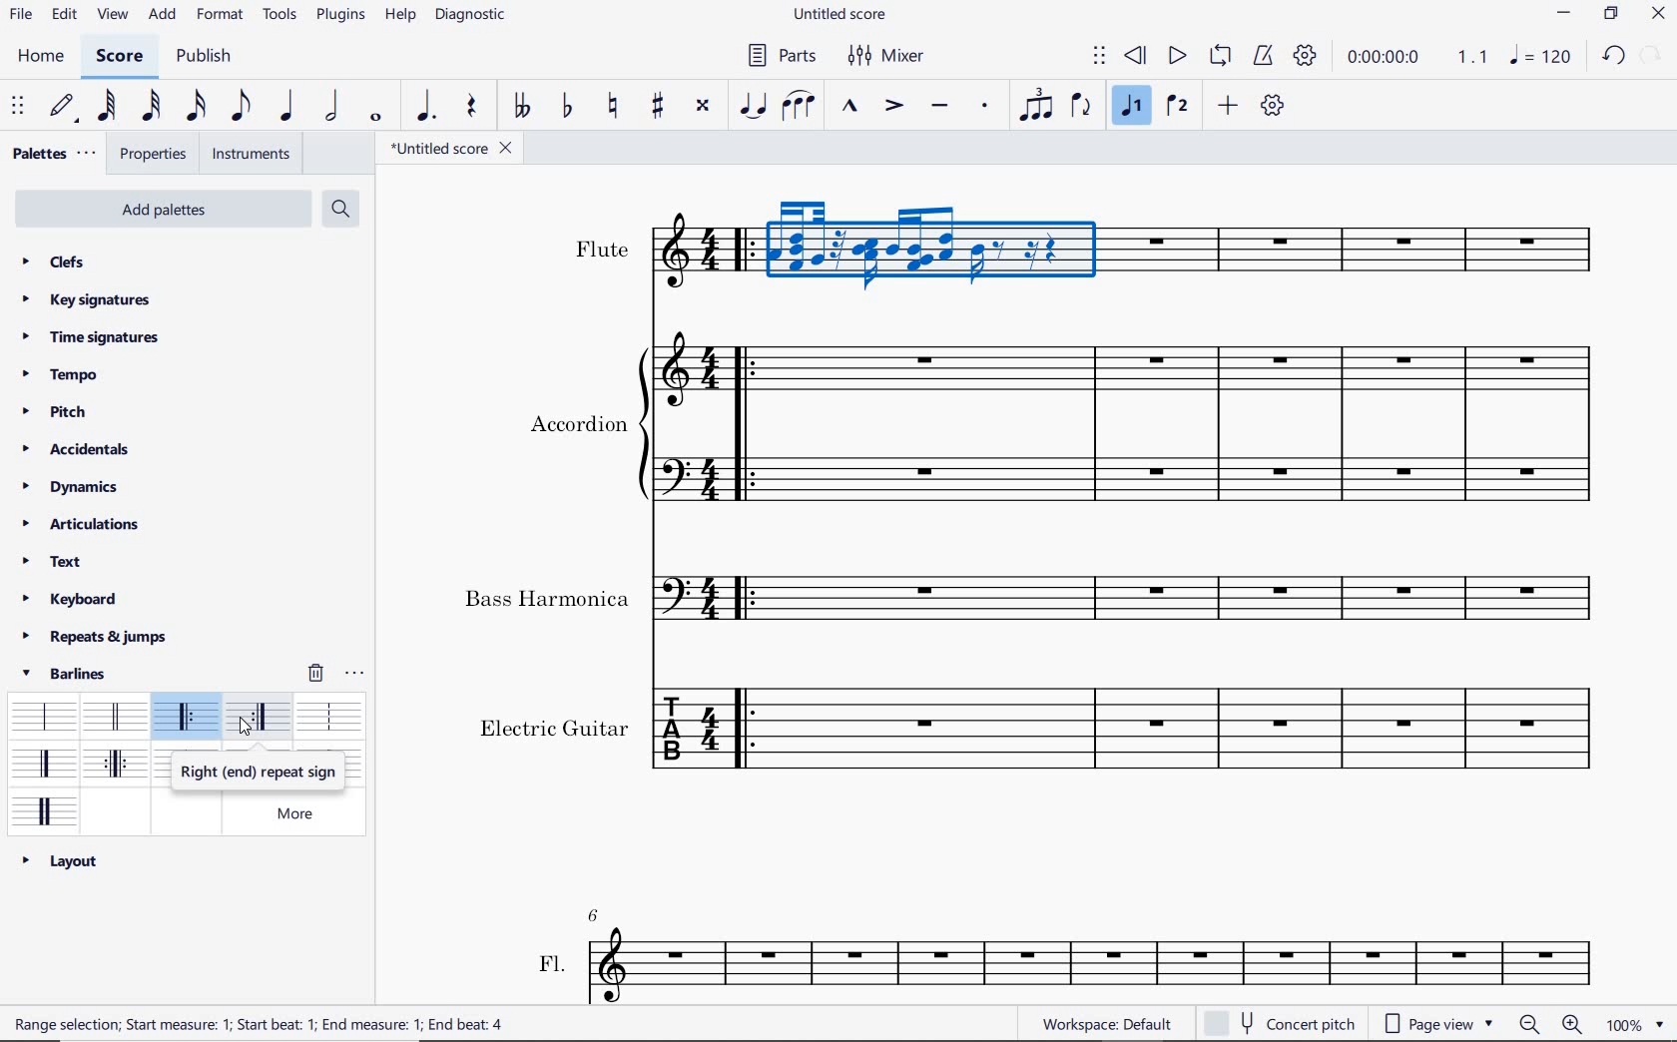 The width and height of the screenshot is (1677, 1042). Describe the element at coordinates (45, 809) in the screenshot. I see `heavy double barline` at that location.